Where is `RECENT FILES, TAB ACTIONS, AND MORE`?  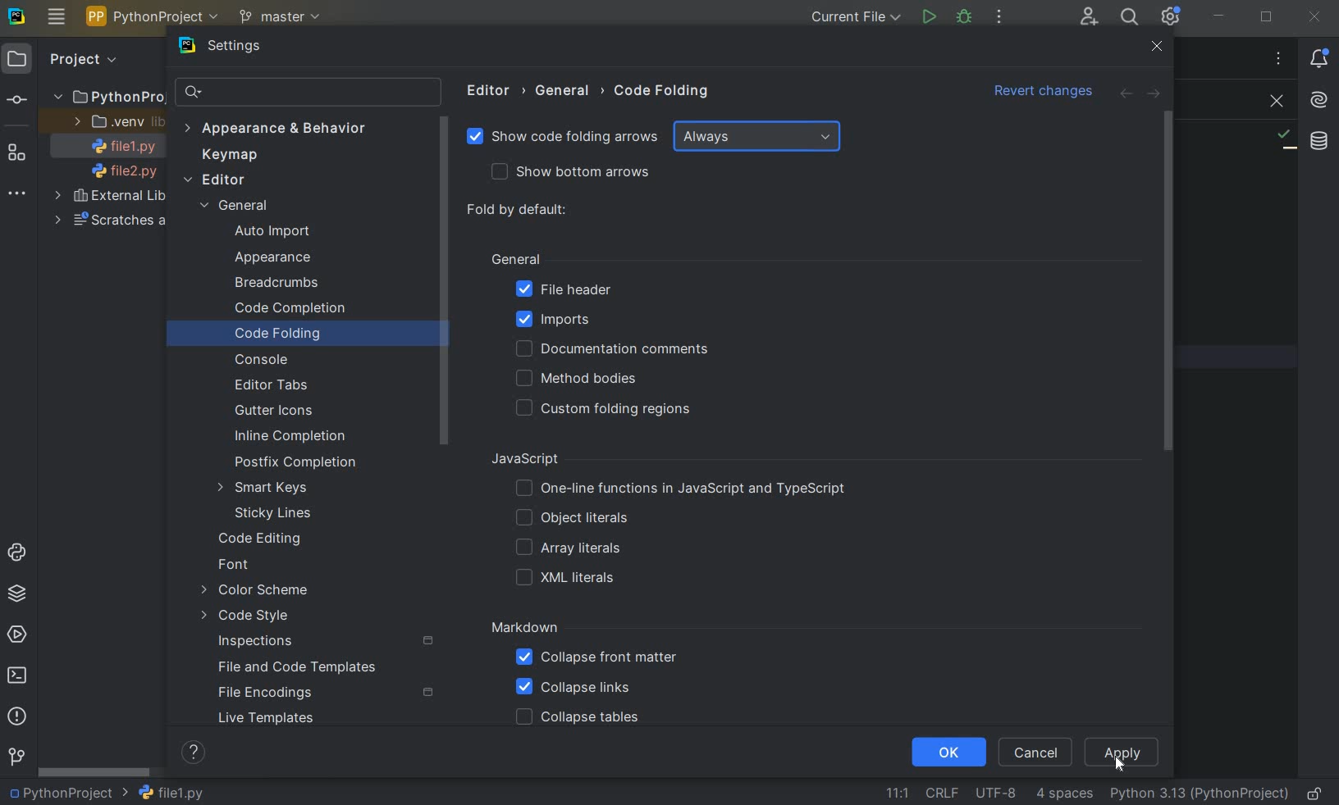
RECENT FILES, TAB ACTIONS, AND MORE is located at coordinates (1277, 58).